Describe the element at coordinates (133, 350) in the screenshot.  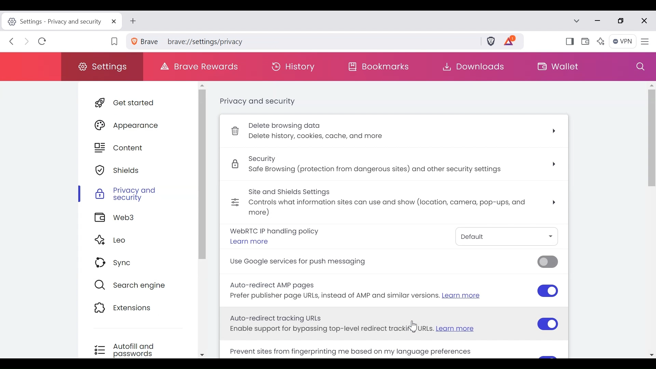
I see `Autofill and passwords` at that location.